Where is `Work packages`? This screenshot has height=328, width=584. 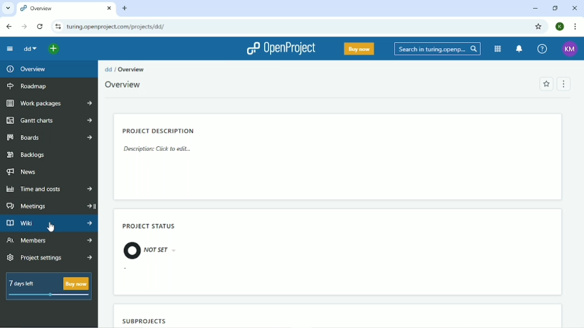 Work packages is located at coordinates (49, 103).